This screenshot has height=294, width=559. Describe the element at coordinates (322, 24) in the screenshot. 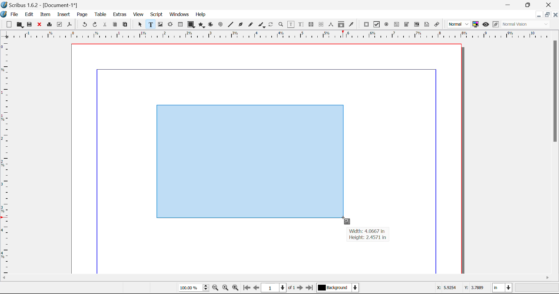

I see `Delink Frames` at that location.